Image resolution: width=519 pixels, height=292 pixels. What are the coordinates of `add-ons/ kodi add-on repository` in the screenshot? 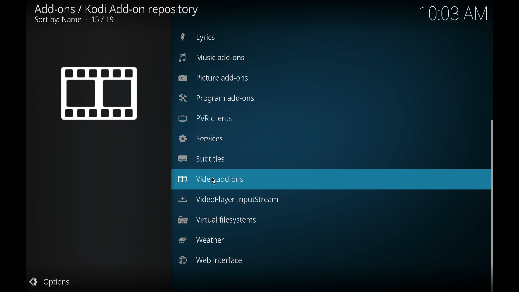 It's located at (117, 14).